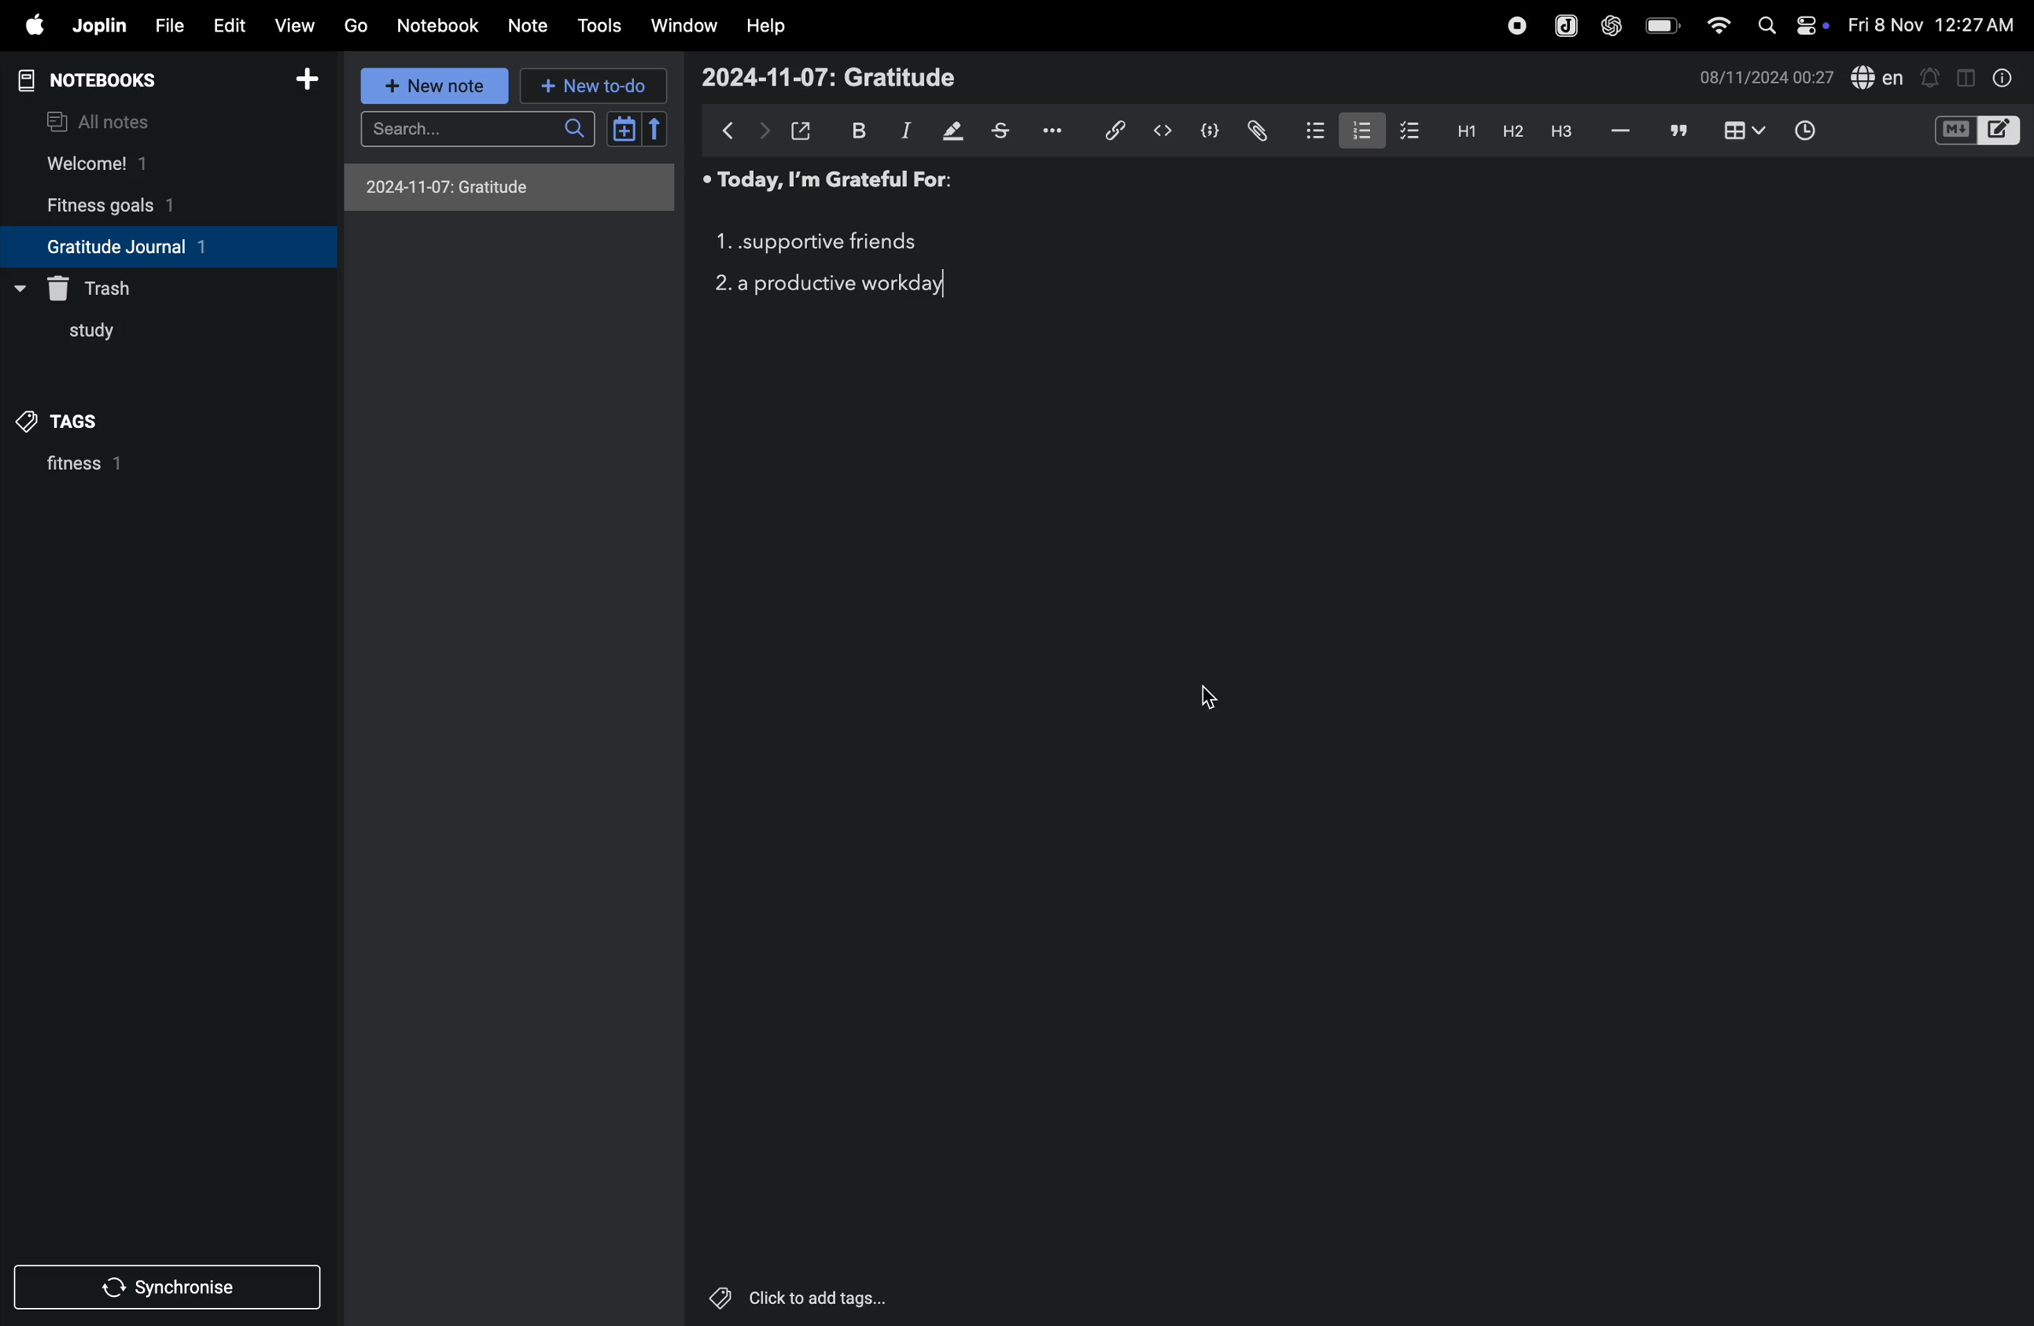 The height and width of the screenshot is (1326, 2034). I want to click on forward, so click(763, 132).